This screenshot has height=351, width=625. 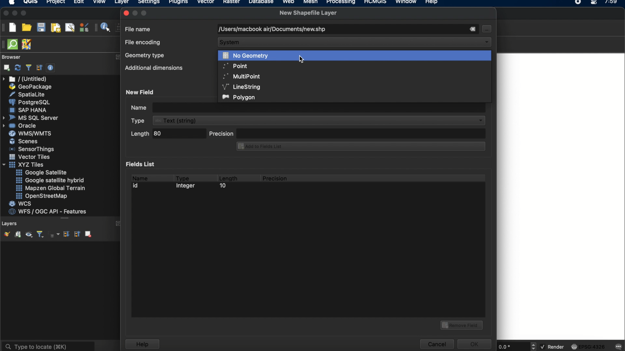 What do you see at coordinates (242, 86) in the screenshot?
I see `line string` at bounding box center [242, 86].